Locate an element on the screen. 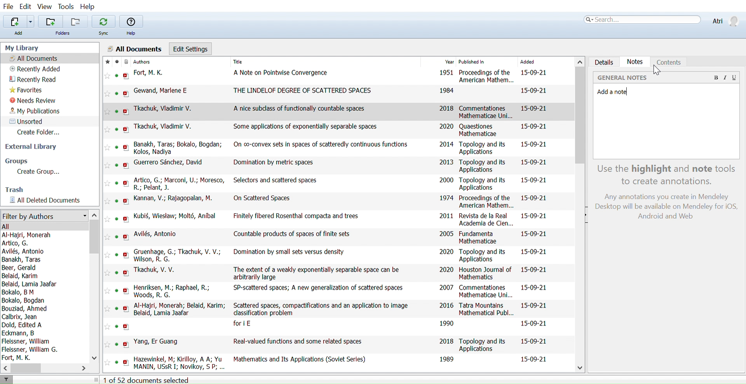 The width and height of the screenshot is (746, 384). 2018 is located at coordinates (447, 108).